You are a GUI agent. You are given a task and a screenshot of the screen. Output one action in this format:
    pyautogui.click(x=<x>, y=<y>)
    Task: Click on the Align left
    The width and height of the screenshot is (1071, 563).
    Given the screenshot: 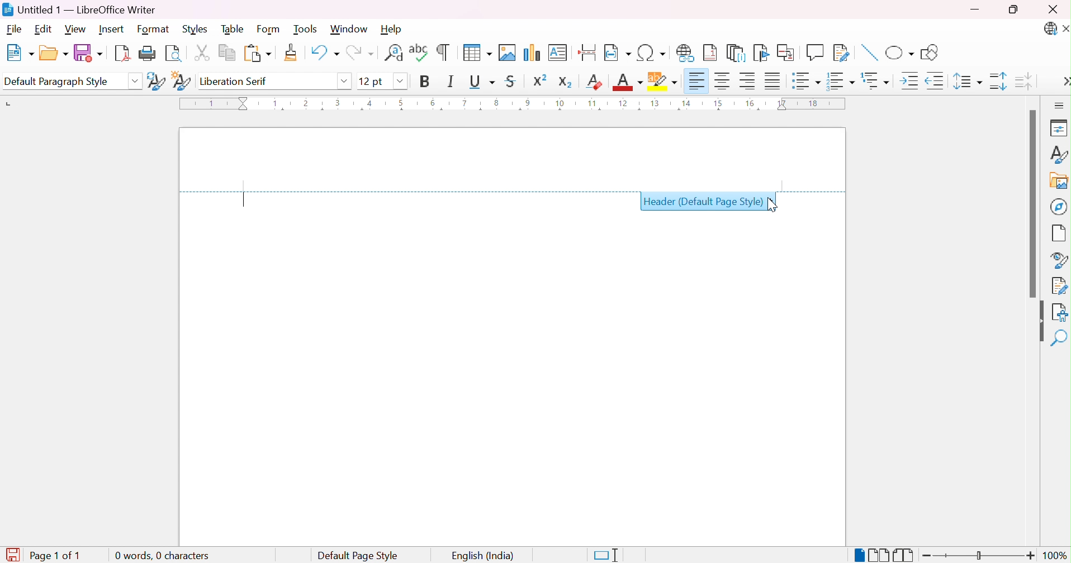 What is the action you would take?
    pyautogui.click(x=698, y=81)
    